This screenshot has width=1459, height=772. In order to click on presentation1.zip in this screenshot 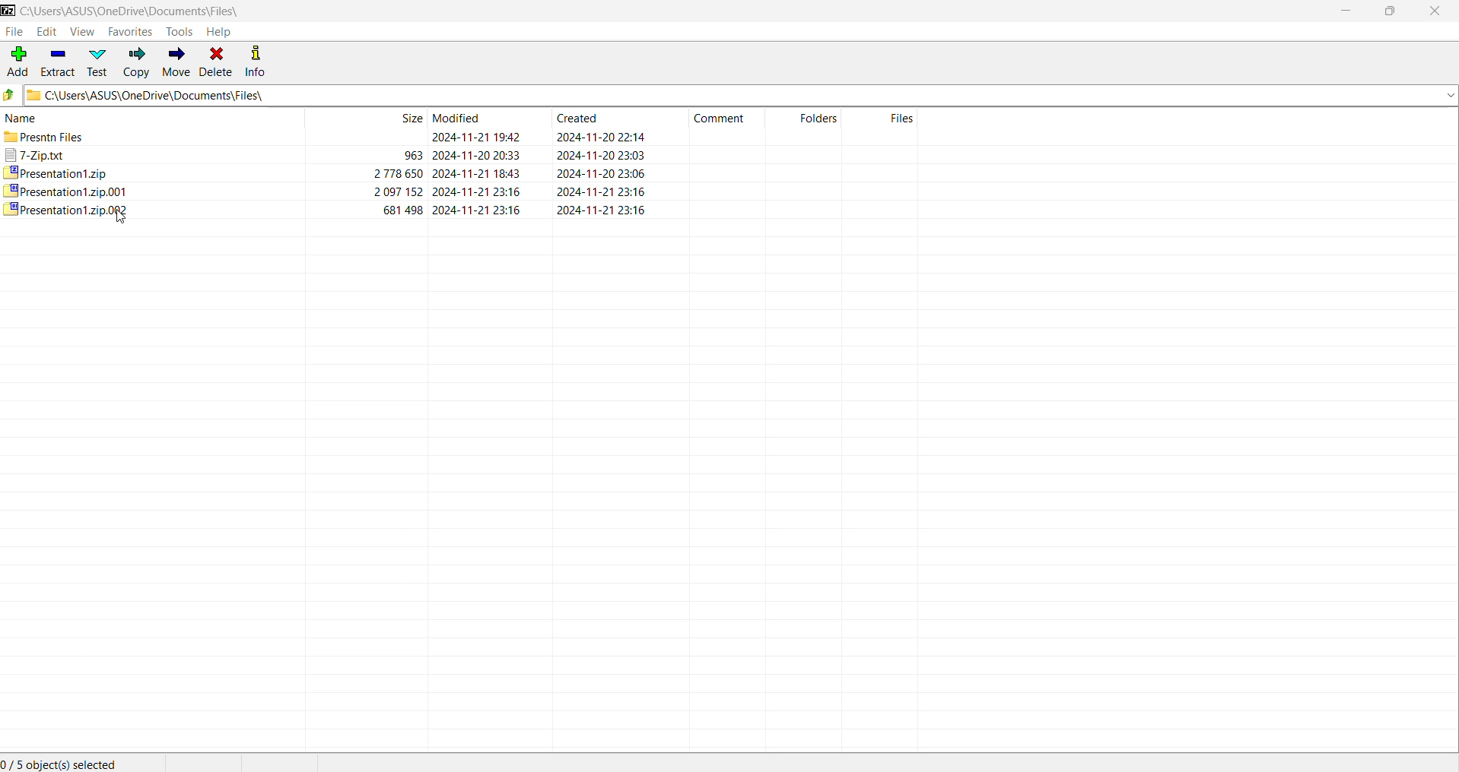, I will do `click(61, 173)`.